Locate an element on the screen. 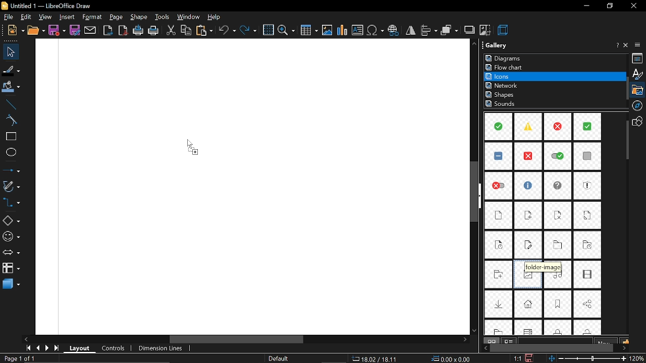  arrows is located at coordinates (10, 254).